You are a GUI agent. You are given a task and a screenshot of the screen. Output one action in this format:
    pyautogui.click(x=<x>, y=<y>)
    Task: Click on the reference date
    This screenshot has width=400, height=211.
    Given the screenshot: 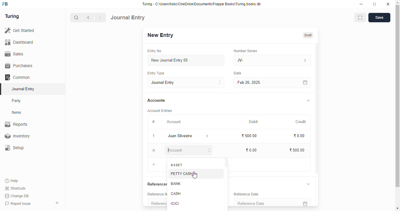 What is the action you would take?
    pyautogui.click(x=263, y=203)
    